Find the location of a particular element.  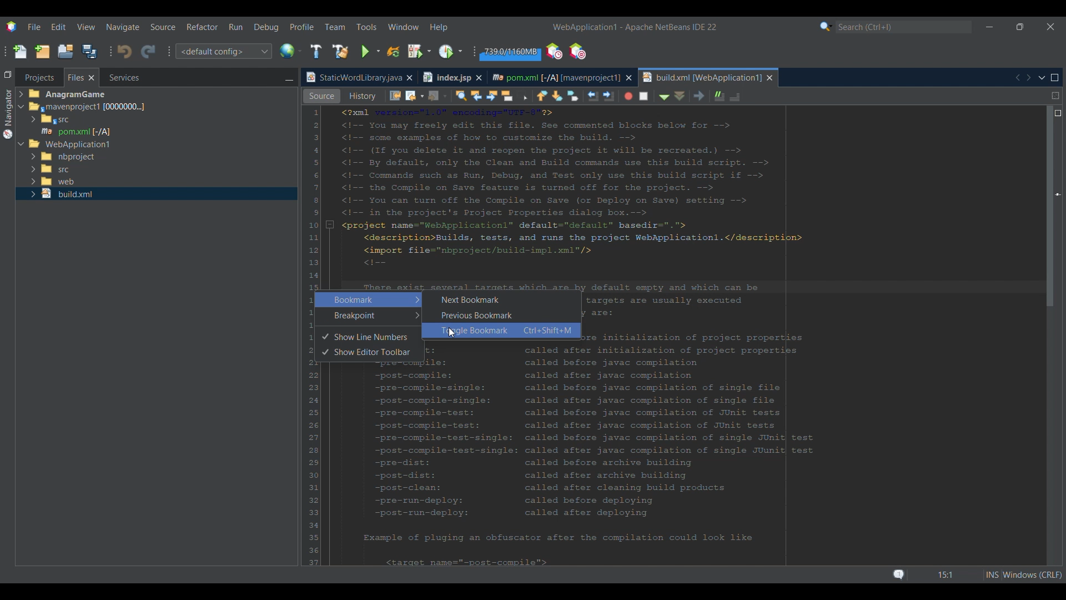

Project name changed is located at coordinates (584, 27).